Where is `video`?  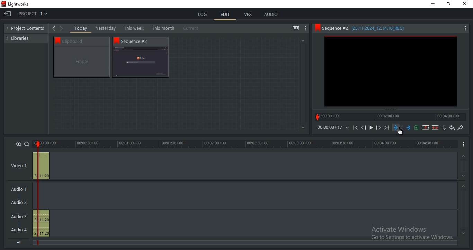
video is located at coordinates (41, 165).